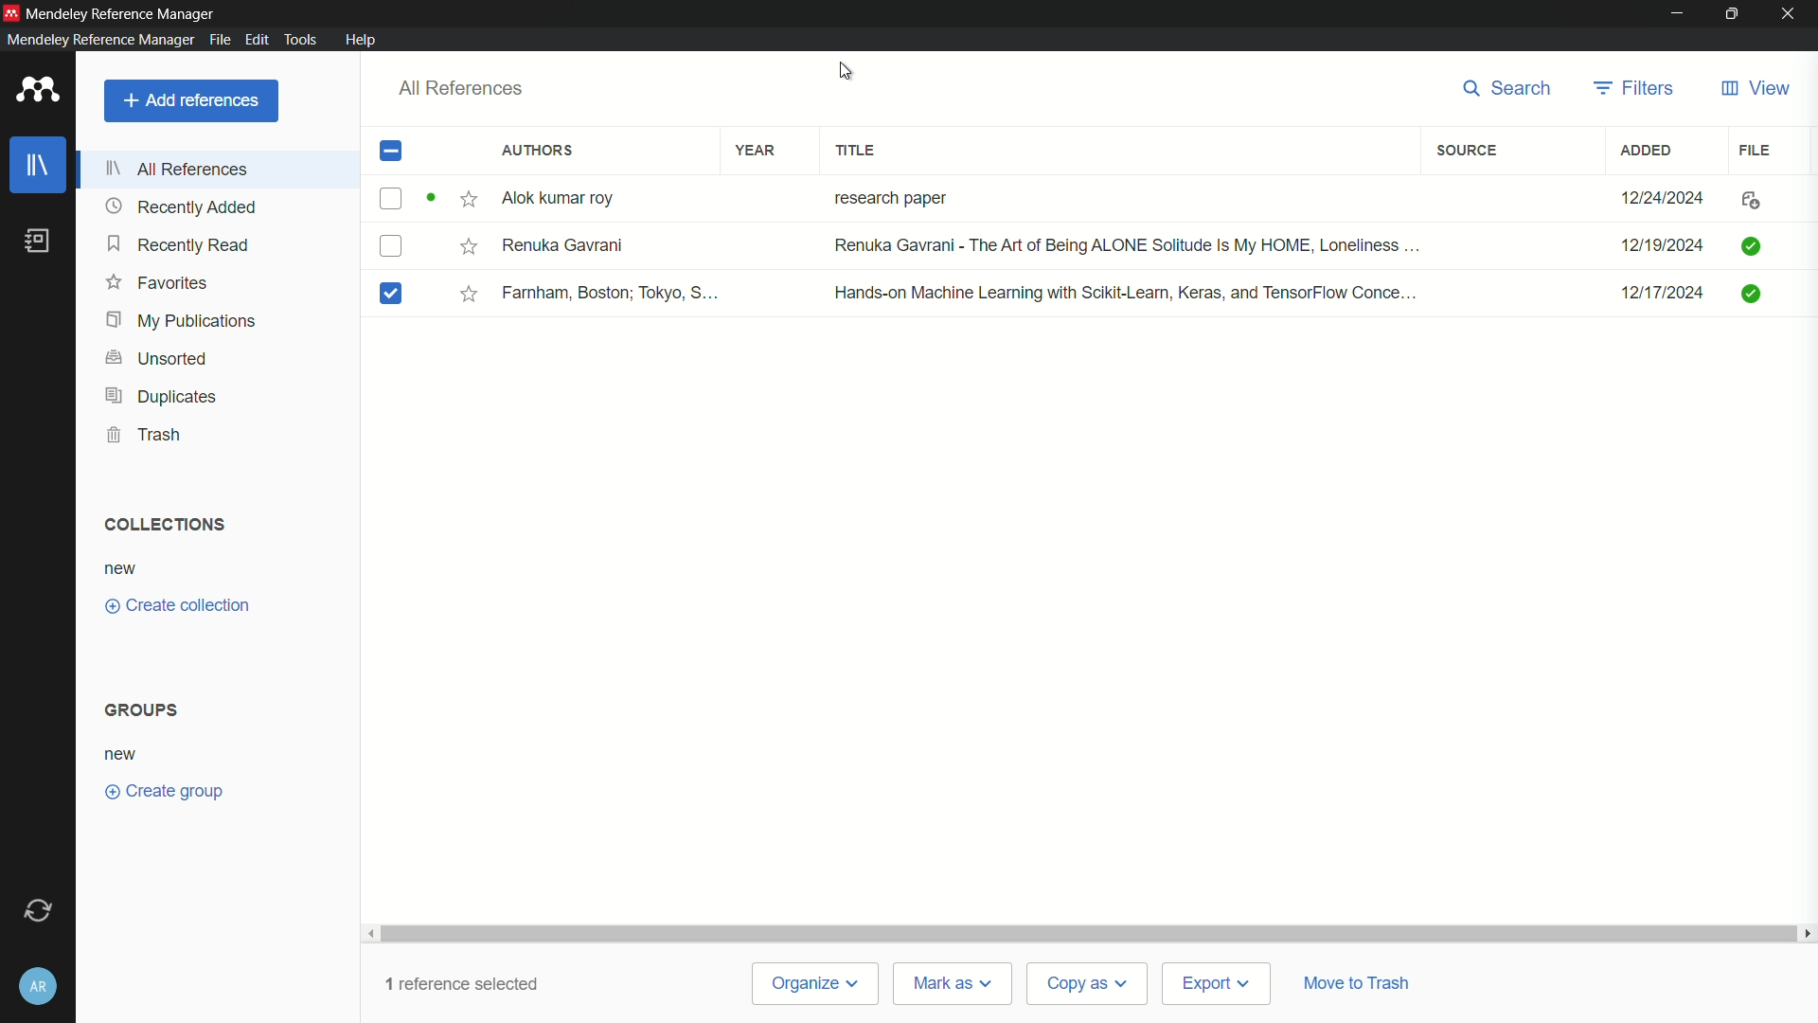 This screenshot has width=1818, height=1023. Describe the element at coordinates (817, 985) in the screenshot. I see `organize` at that location.